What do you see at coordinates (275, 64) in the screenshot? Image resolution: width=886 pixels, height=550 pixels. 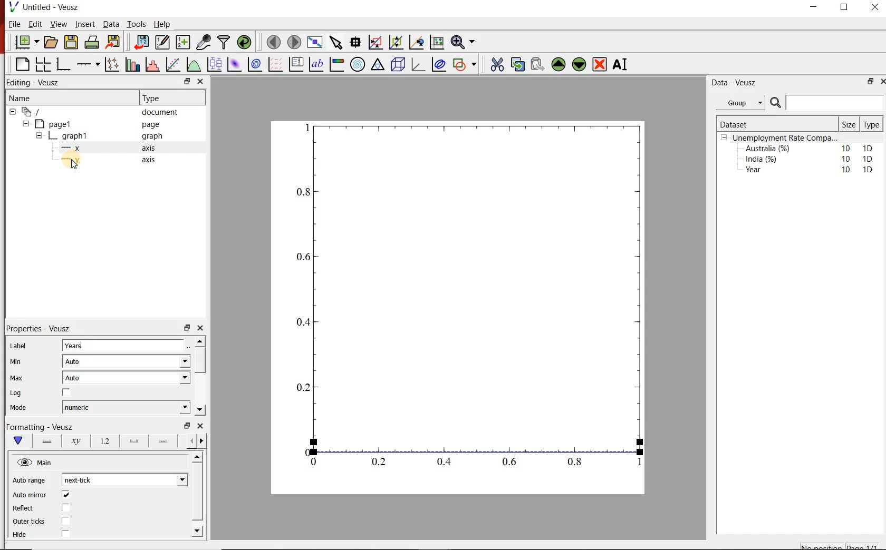 I see `plot vector field` at bounding box center [275, 64].